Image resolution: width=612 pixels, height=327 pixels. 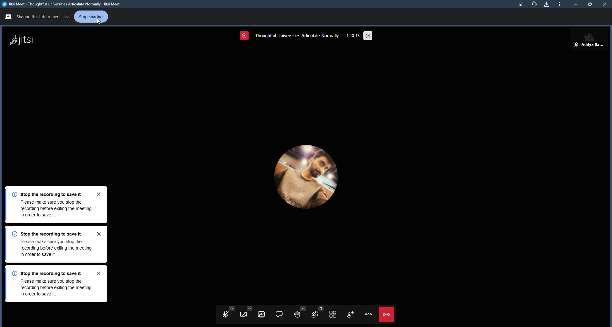 I want to click on close, so click(x=605, y=4).